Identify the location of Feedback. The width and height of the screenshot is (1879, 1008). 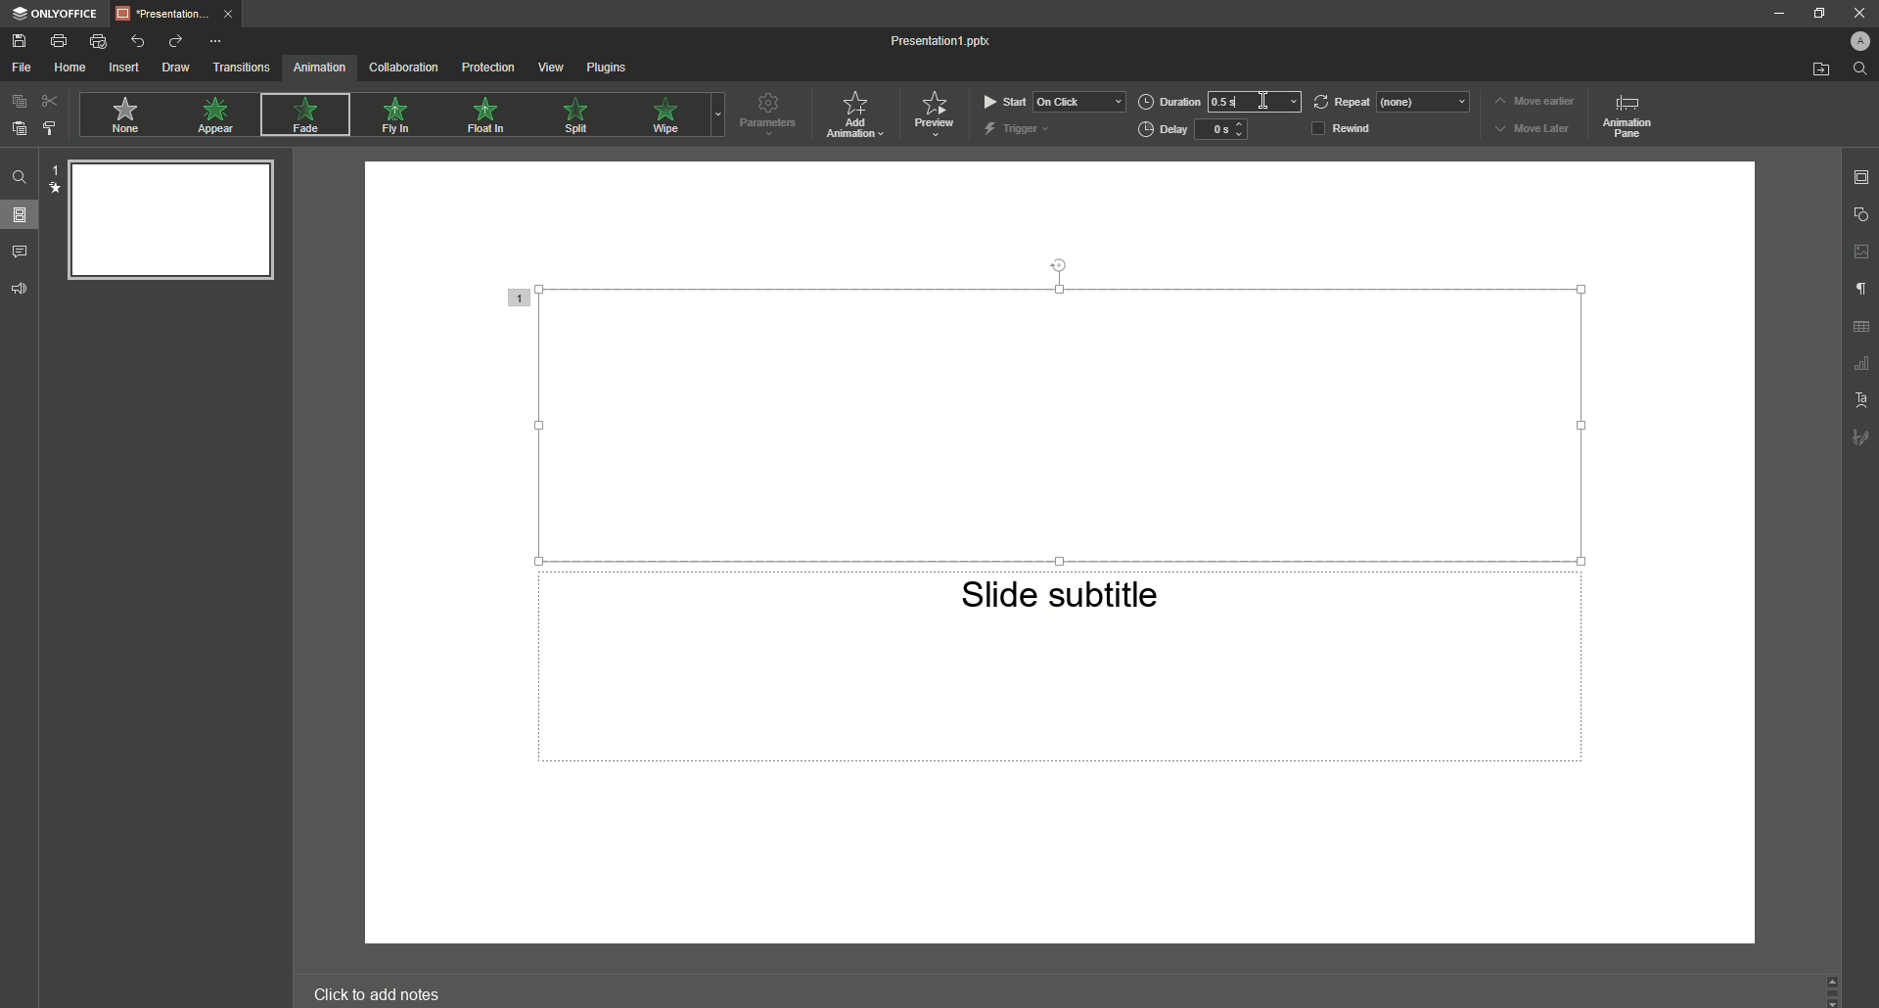
(20, 288).